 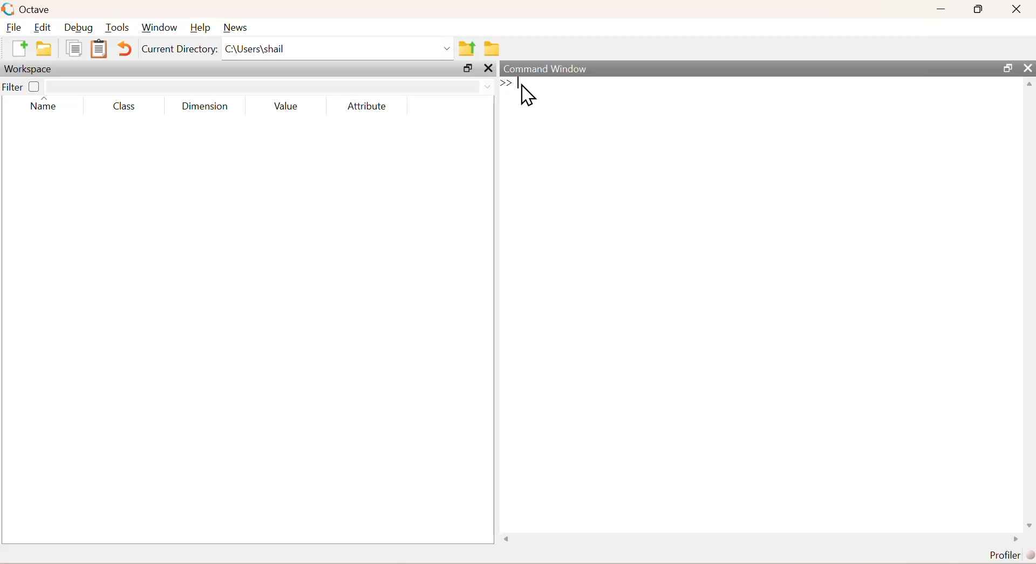 What do you see at coordinates (25, 86) in the screenshot?
I see `Filter` at bounding box center [25, 86].